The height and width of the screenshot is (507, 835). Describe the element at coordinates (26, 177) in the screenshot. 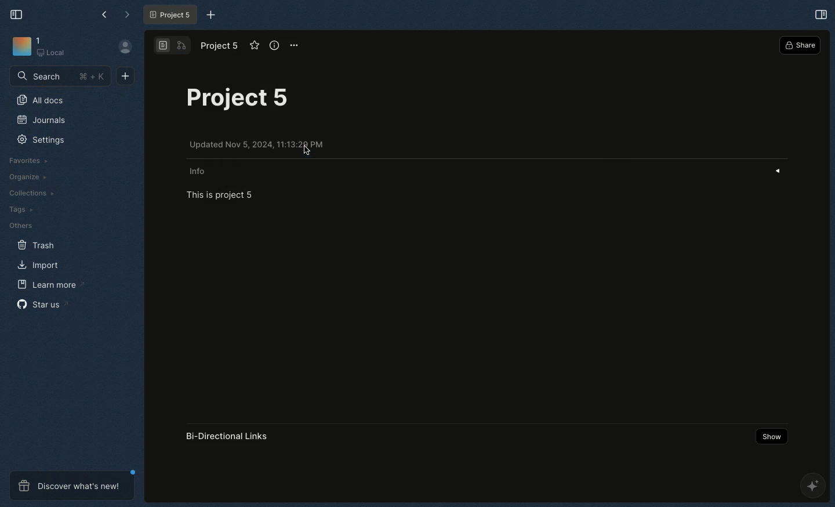

I see `Organize` at that location.